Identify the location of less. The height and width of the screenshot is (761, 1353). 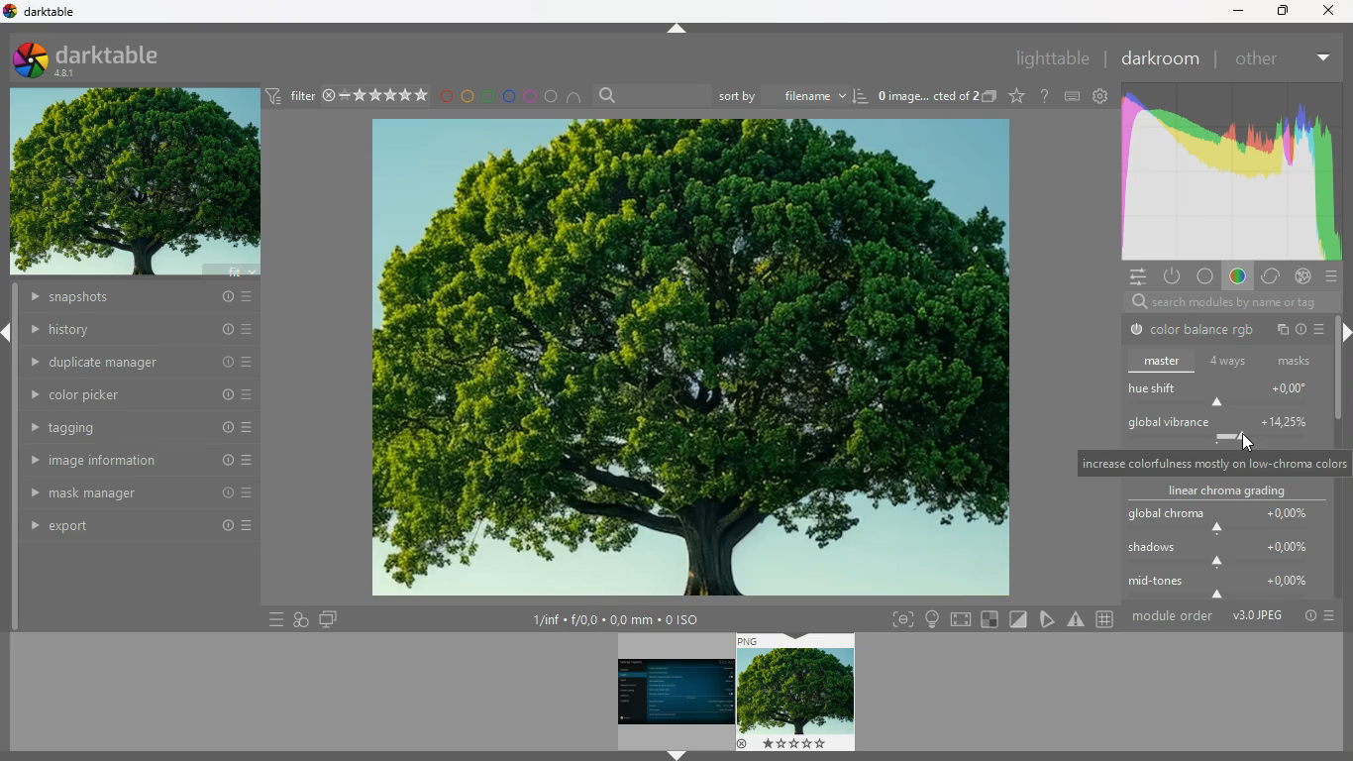
(1320, 54).